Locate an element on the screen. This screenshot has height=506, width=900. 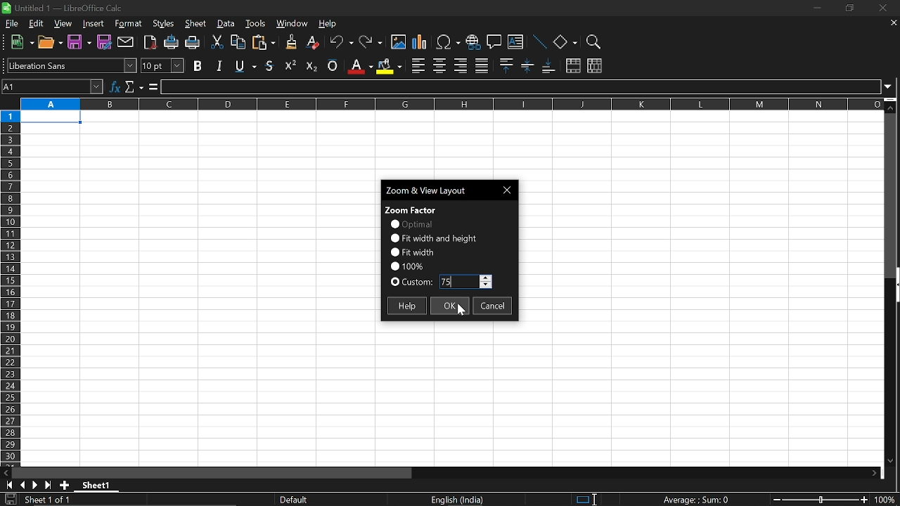
paste is located at coordinates (263, 44).